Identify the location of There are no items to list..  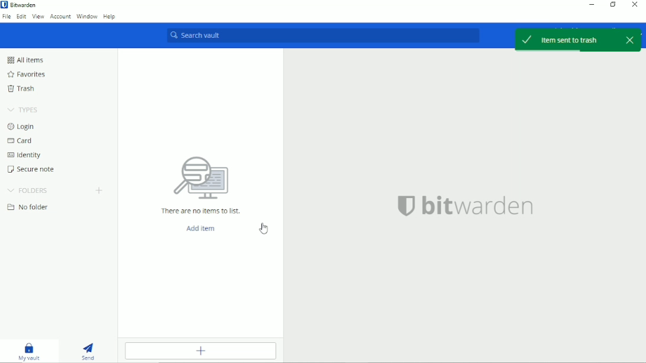
(202, 212).